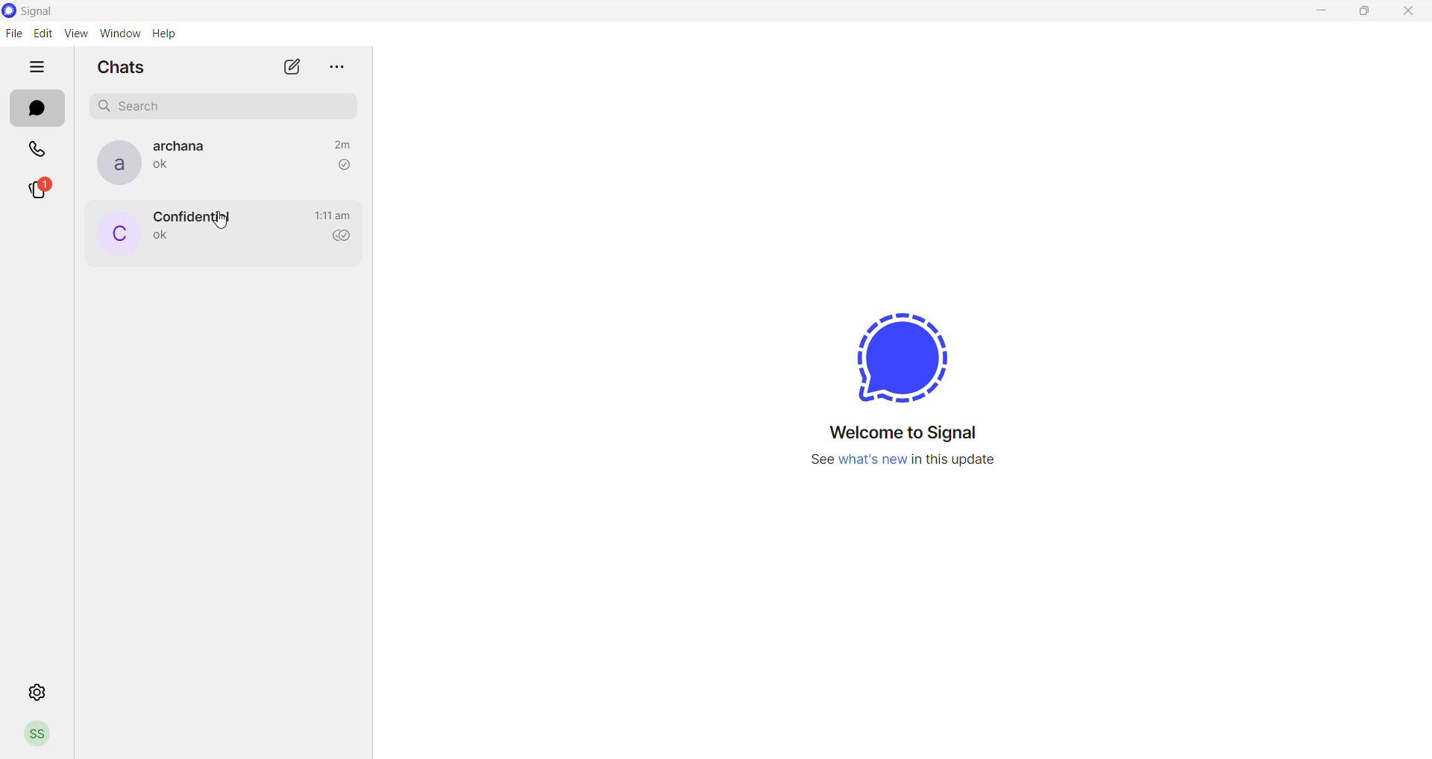  What do you see at coordinates (292, 71) in the screenshot?
I see `new chat` at bounding box center [292, 71].